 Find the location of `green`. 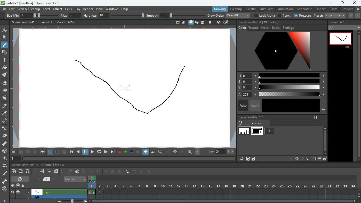

green is located at coordinates (126, 152).